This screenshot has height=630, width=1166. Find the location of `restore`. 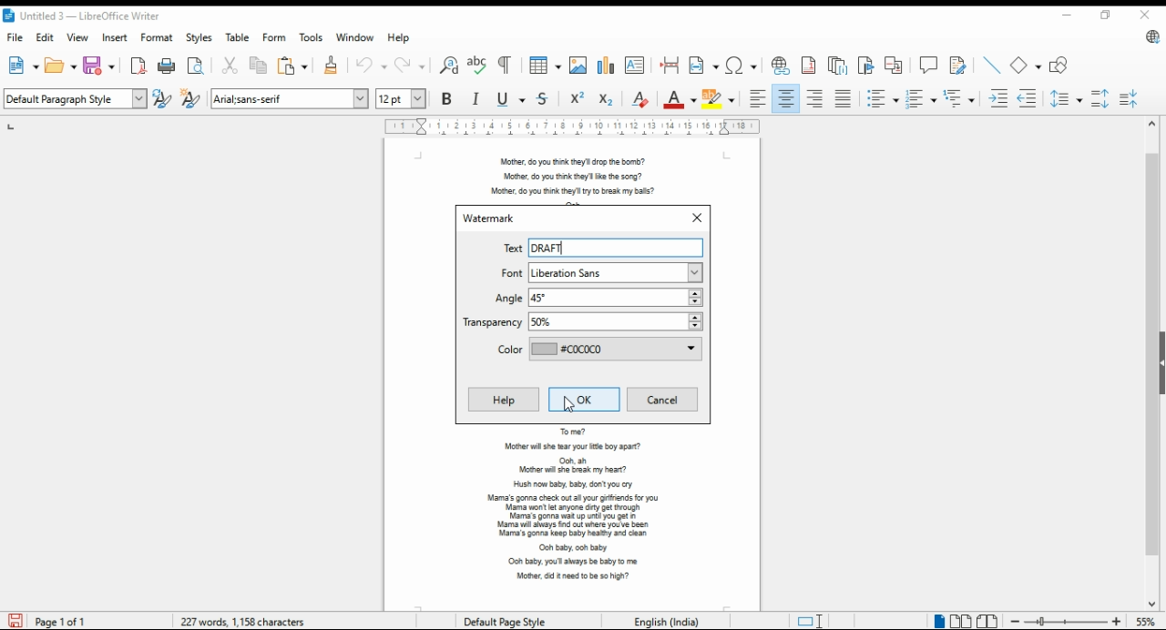

restore is located at coordinates (1103, 15).